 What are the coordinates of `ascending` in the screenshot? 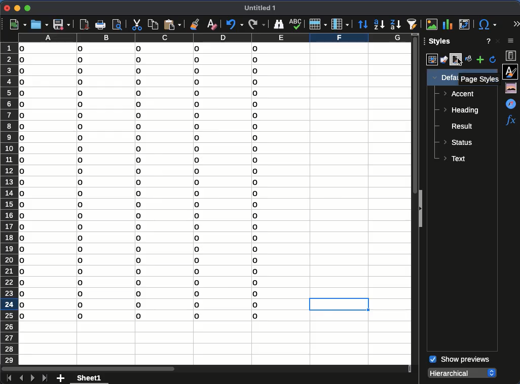 It's located at (379, 25).